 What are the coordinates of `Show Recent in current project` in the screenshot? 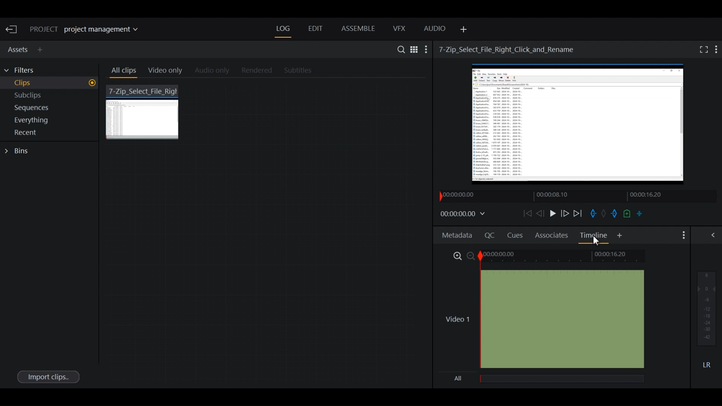 It's located at (50, 133).